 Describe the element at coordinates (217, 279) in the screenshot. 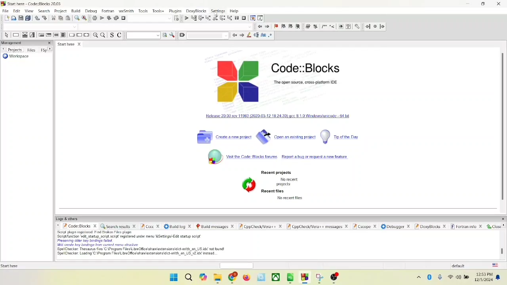

I see `folder` at that location.